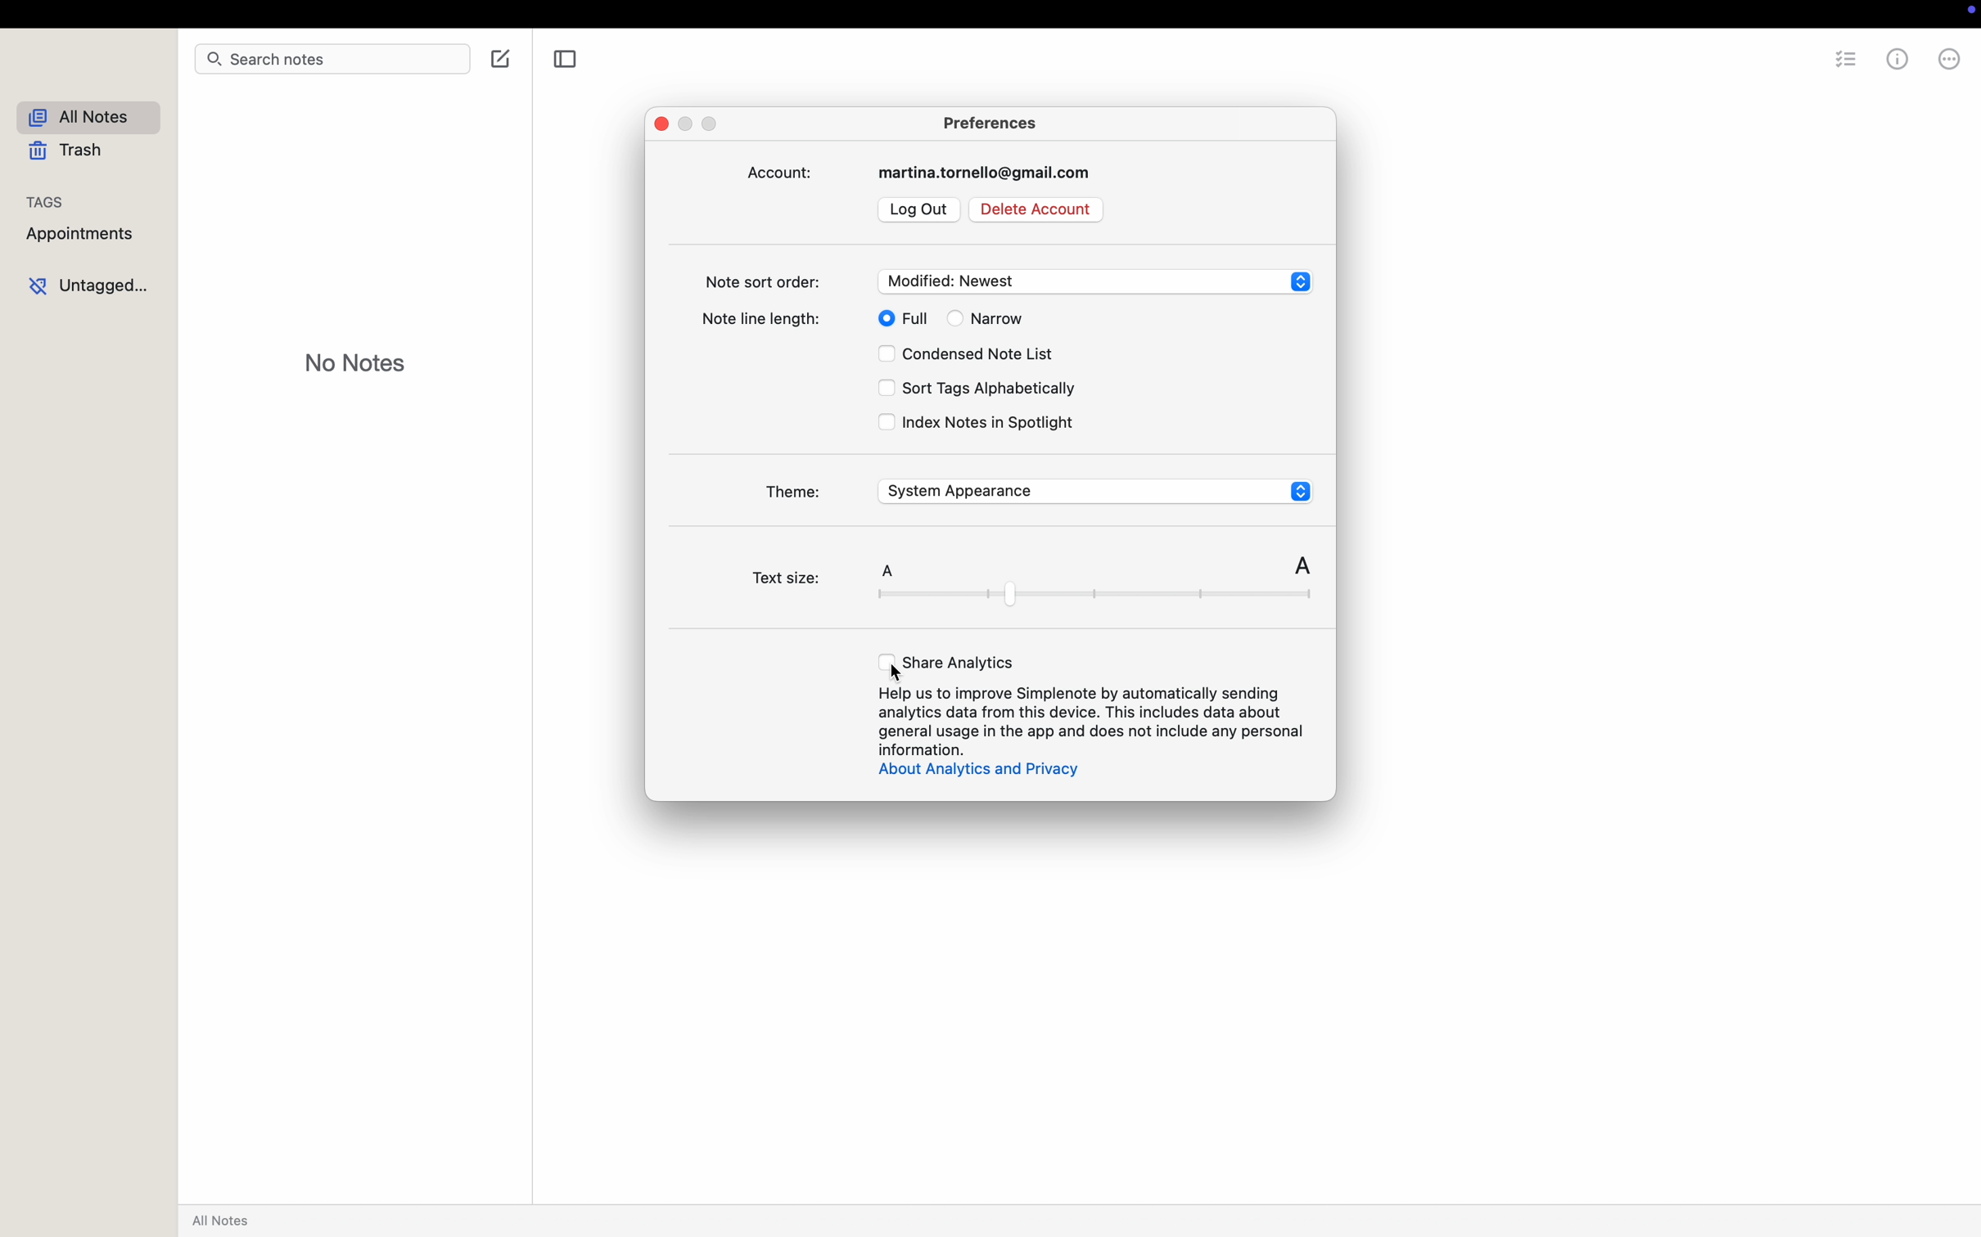  I want to click on sort tags alphabetically, so click(981, 389).